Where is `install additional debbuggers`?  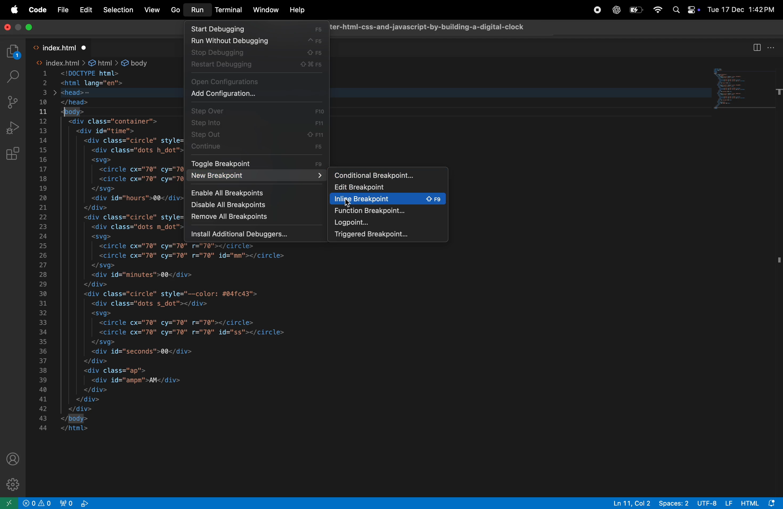
install additional debbuggers is located at coordinates (258, 233).